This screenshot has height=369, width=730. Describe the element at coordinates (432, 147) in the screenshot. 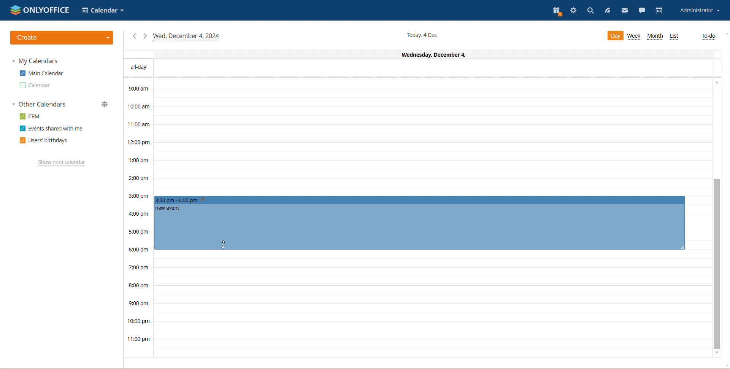

I see `30 min time span` at that location.